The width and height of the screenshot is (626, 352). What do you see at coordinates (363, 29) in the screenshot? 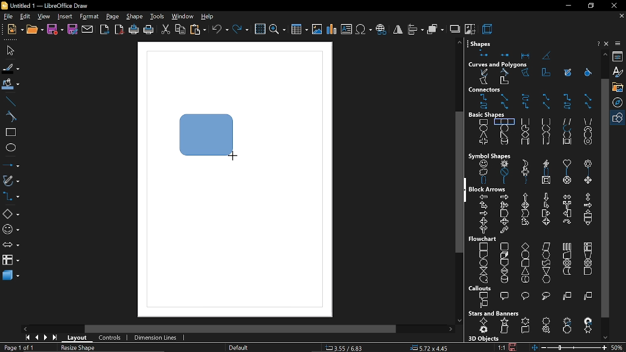
I see `insert symbol` at bounding box center [363, 29].